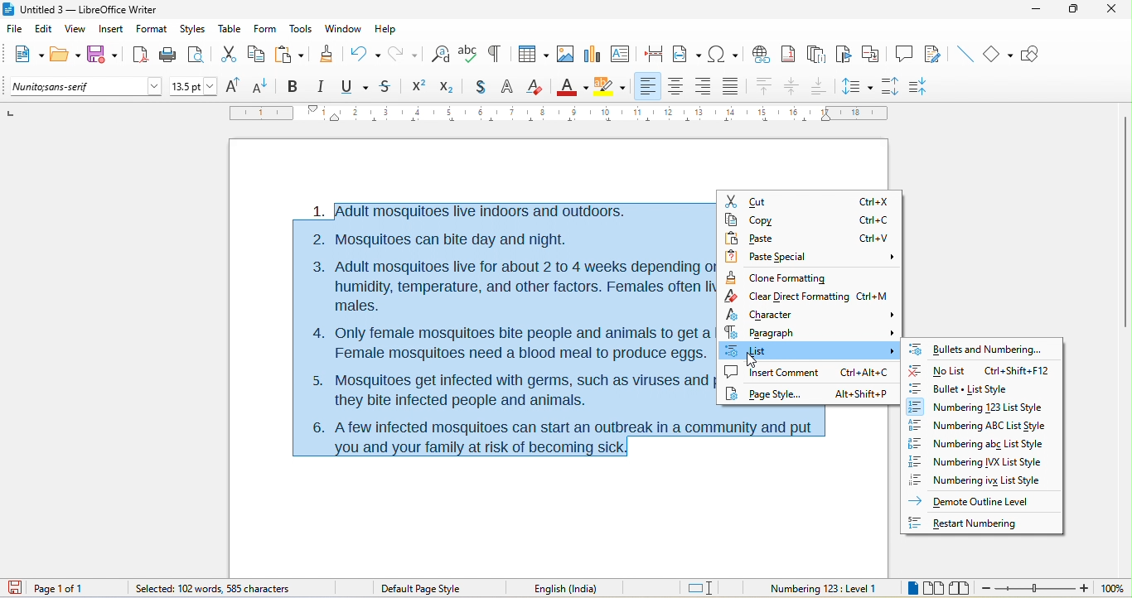  What do you see at coordinates (200, 53) in the screenshot?
I see `print preview` at bounding box center [200, 53].